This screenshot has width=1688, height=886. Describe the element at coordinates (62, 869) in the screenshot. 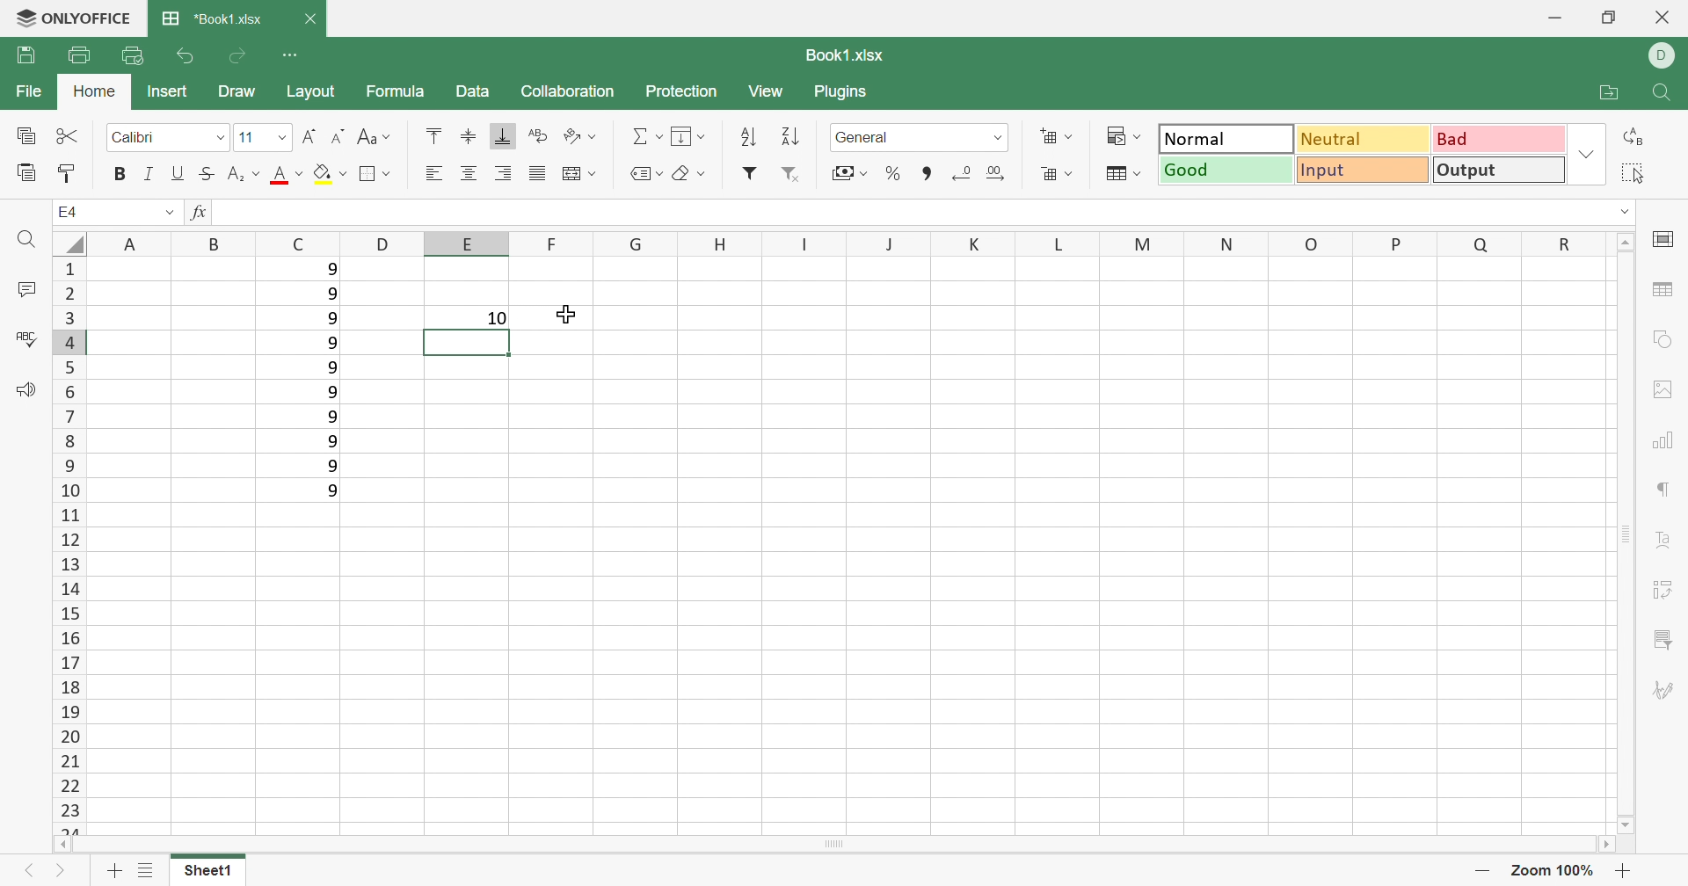

I see `Next` at that location.